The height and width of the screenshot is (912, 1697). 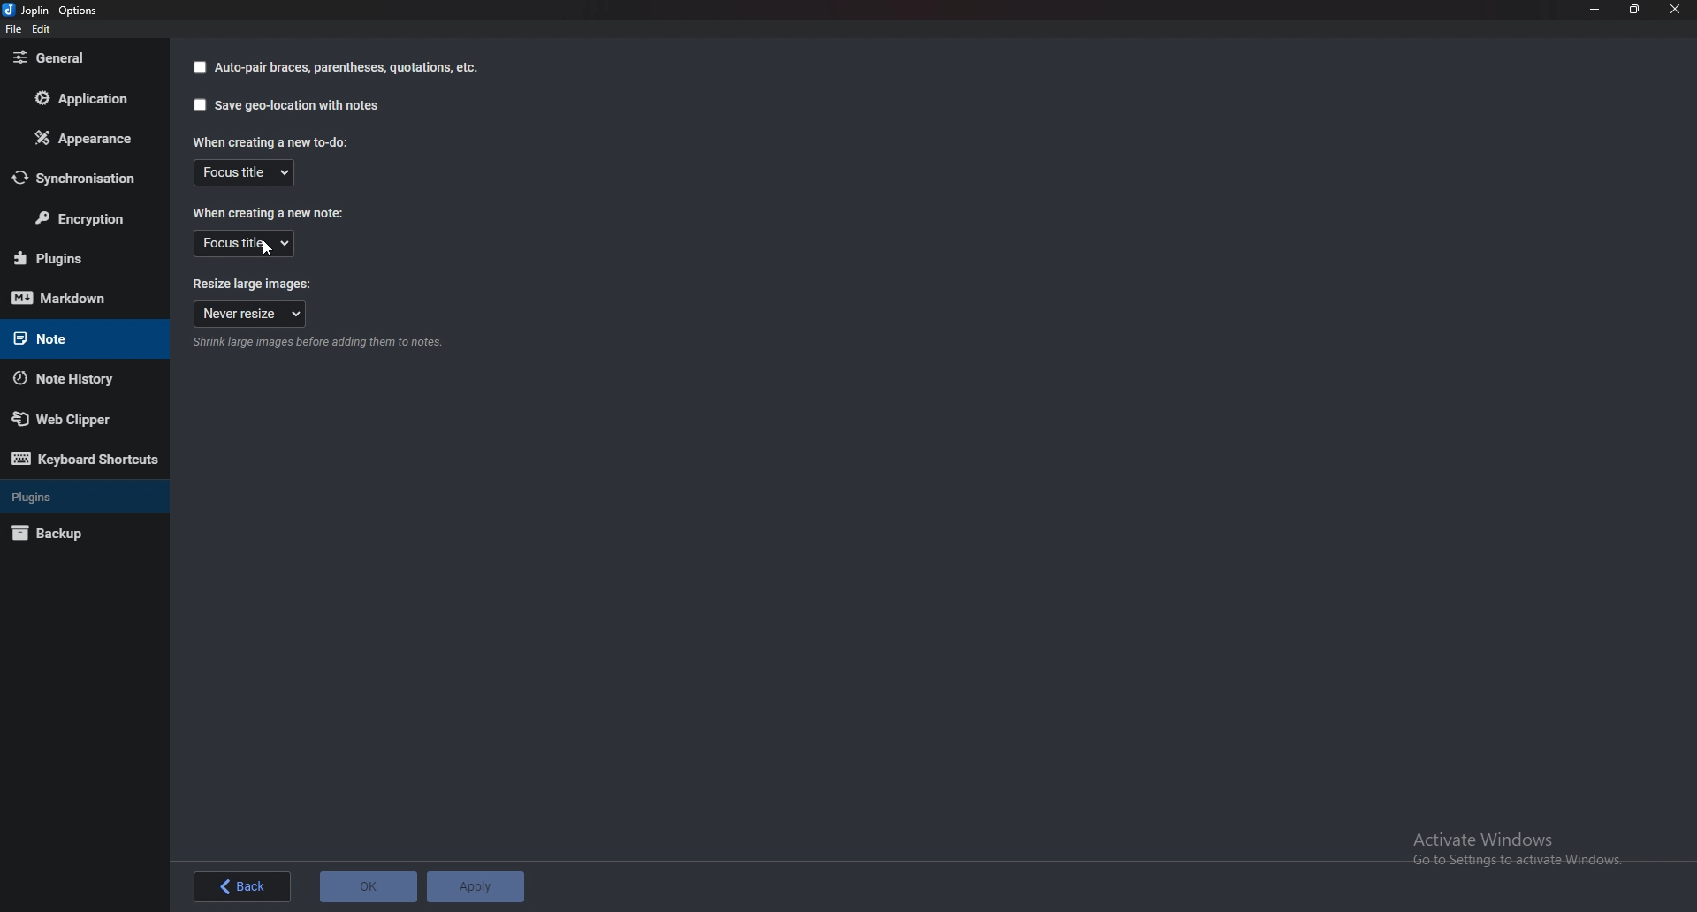 What do you see at coordinates (80, 140) in the screenshot?
I see `Appearance` at bounding box center [80, 140].